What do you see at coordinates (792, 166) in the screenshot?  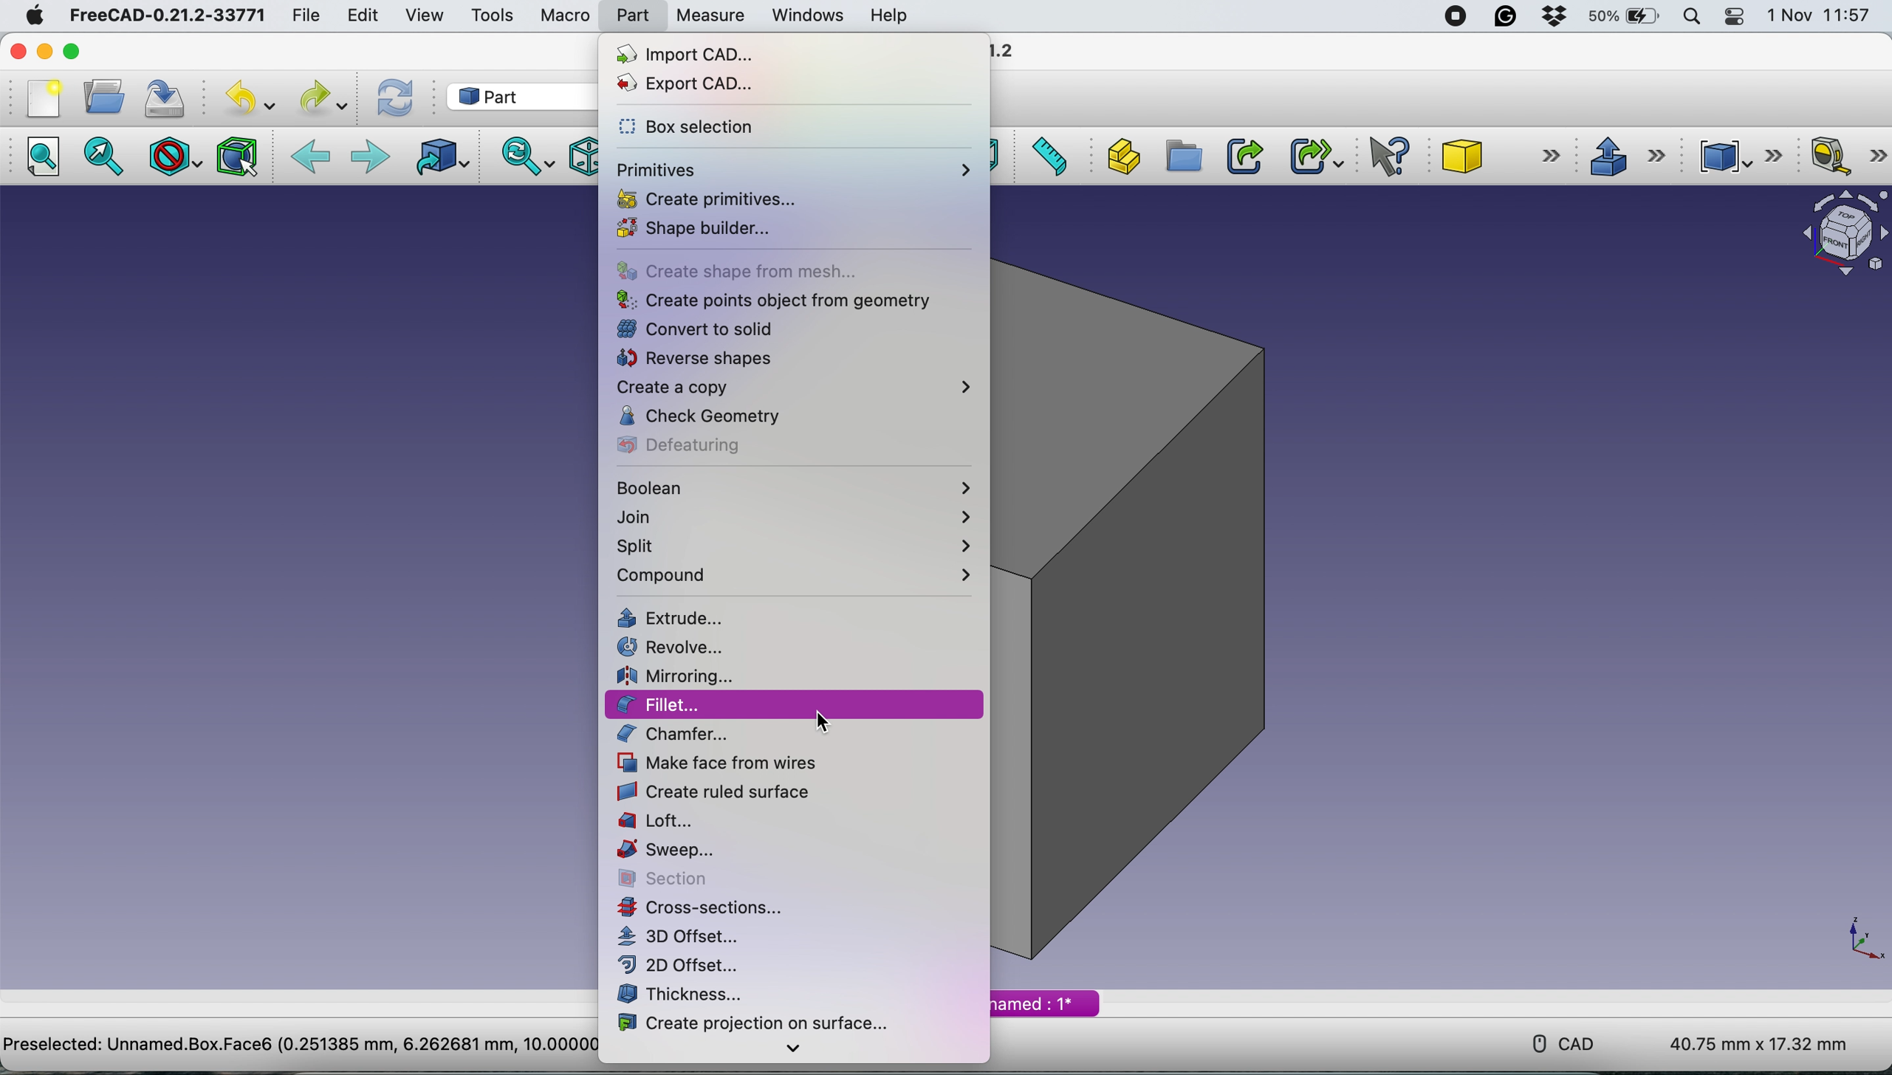 I see `Primitives` at bounding box center [792, 166].